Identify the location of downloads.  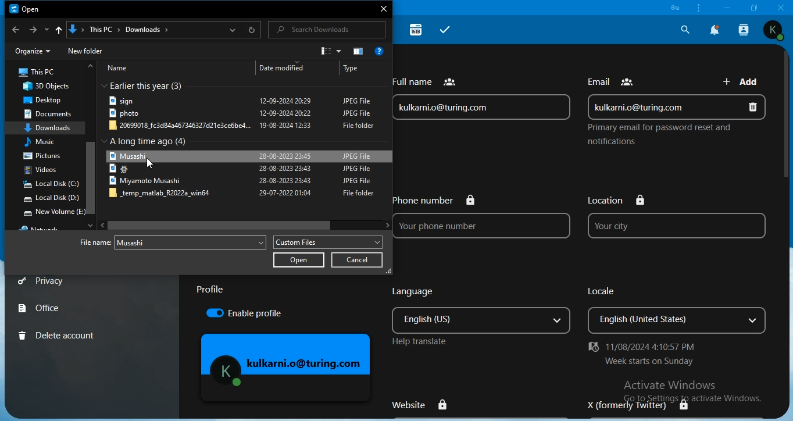
(49, 128).